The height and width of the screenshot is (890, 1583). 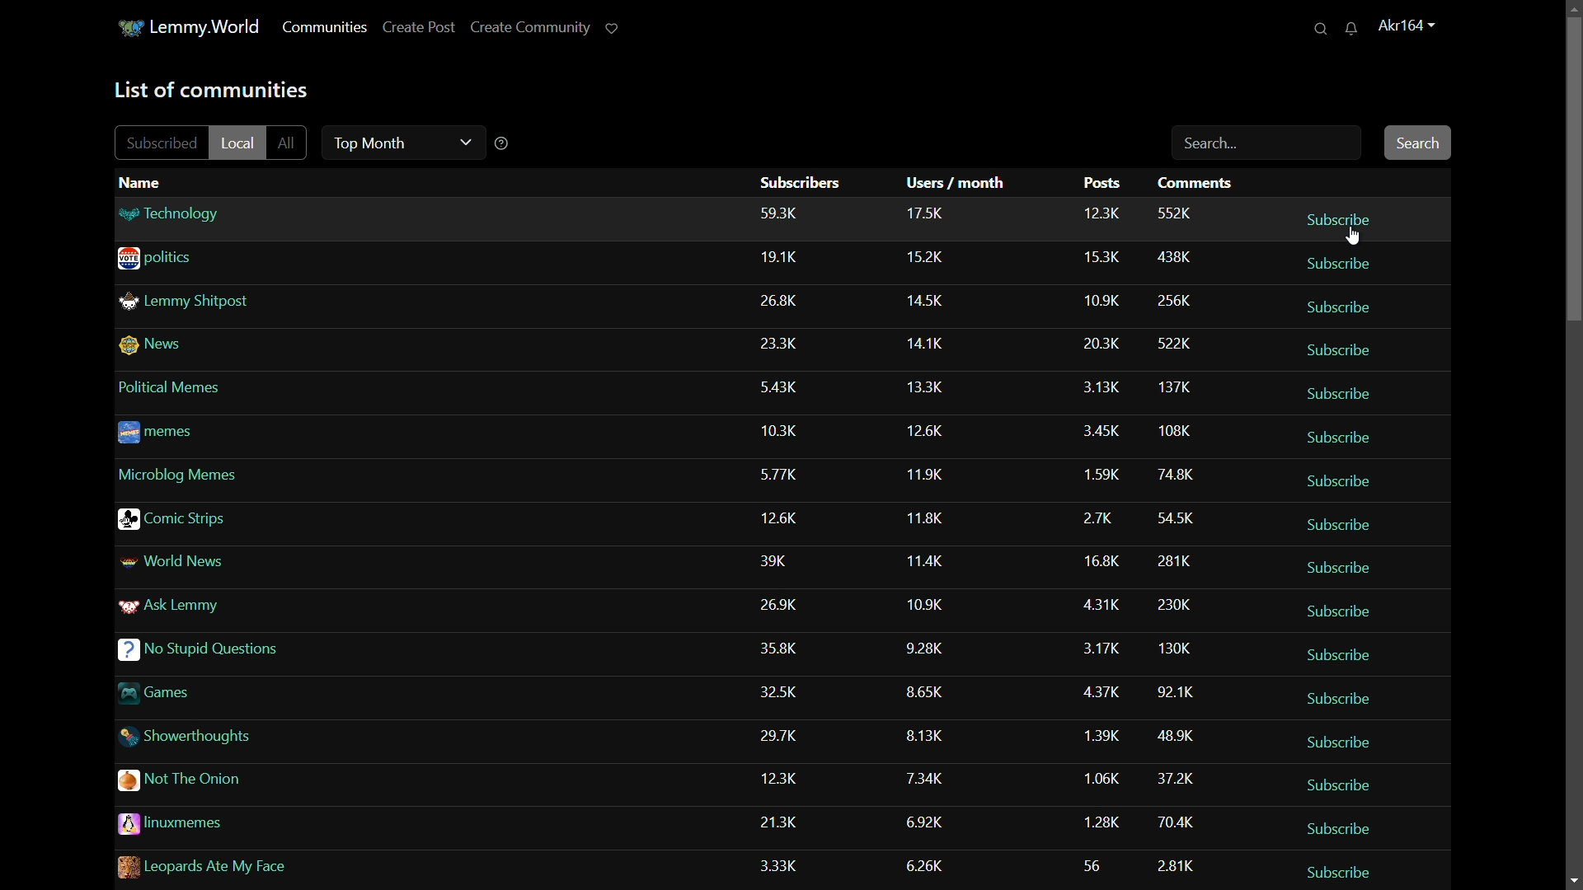 What do you see at coordinates (1334, 697) in the screenshot?
I see `subscribe/unsubscribe` at bounding box center [1334, 697].